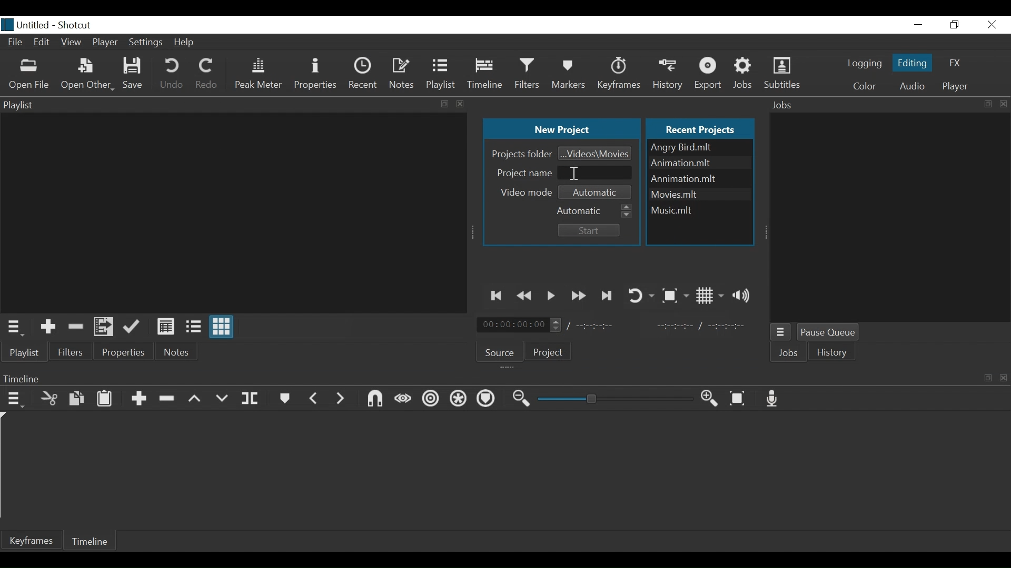  What do you see at coordinates (669, 73) in the screenshot?
I see `History` at bounding box center [669, 73].